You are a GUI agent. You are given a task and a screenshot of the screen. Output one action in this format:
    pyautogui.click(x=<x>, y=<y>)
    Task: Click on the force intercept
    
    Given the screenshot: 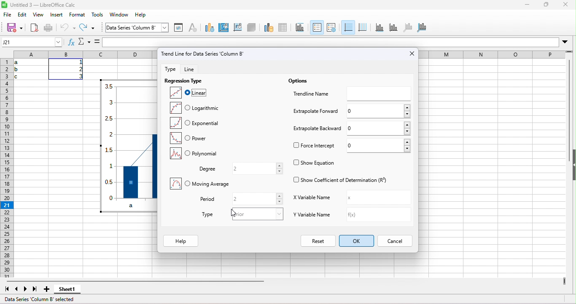 What is the action you would take?
    pyautogui.click(x=314, y=147)
    